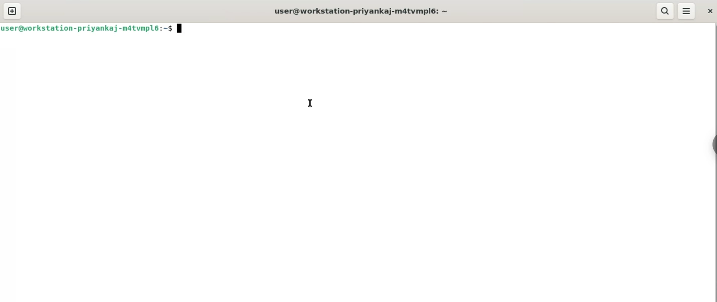  I want to click on user@workstation-priyankaj-m4tvmpl6:-$, so click(87, 28).